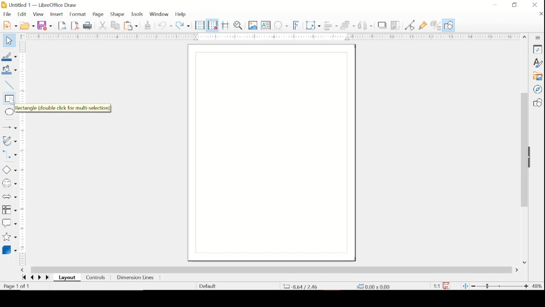 Image resolution: width=545 pixels, height=307 pixels. What do you see at coordinates (524, 151) in the screenshot?
I see `scroll box` at bounding box center [524, 151].